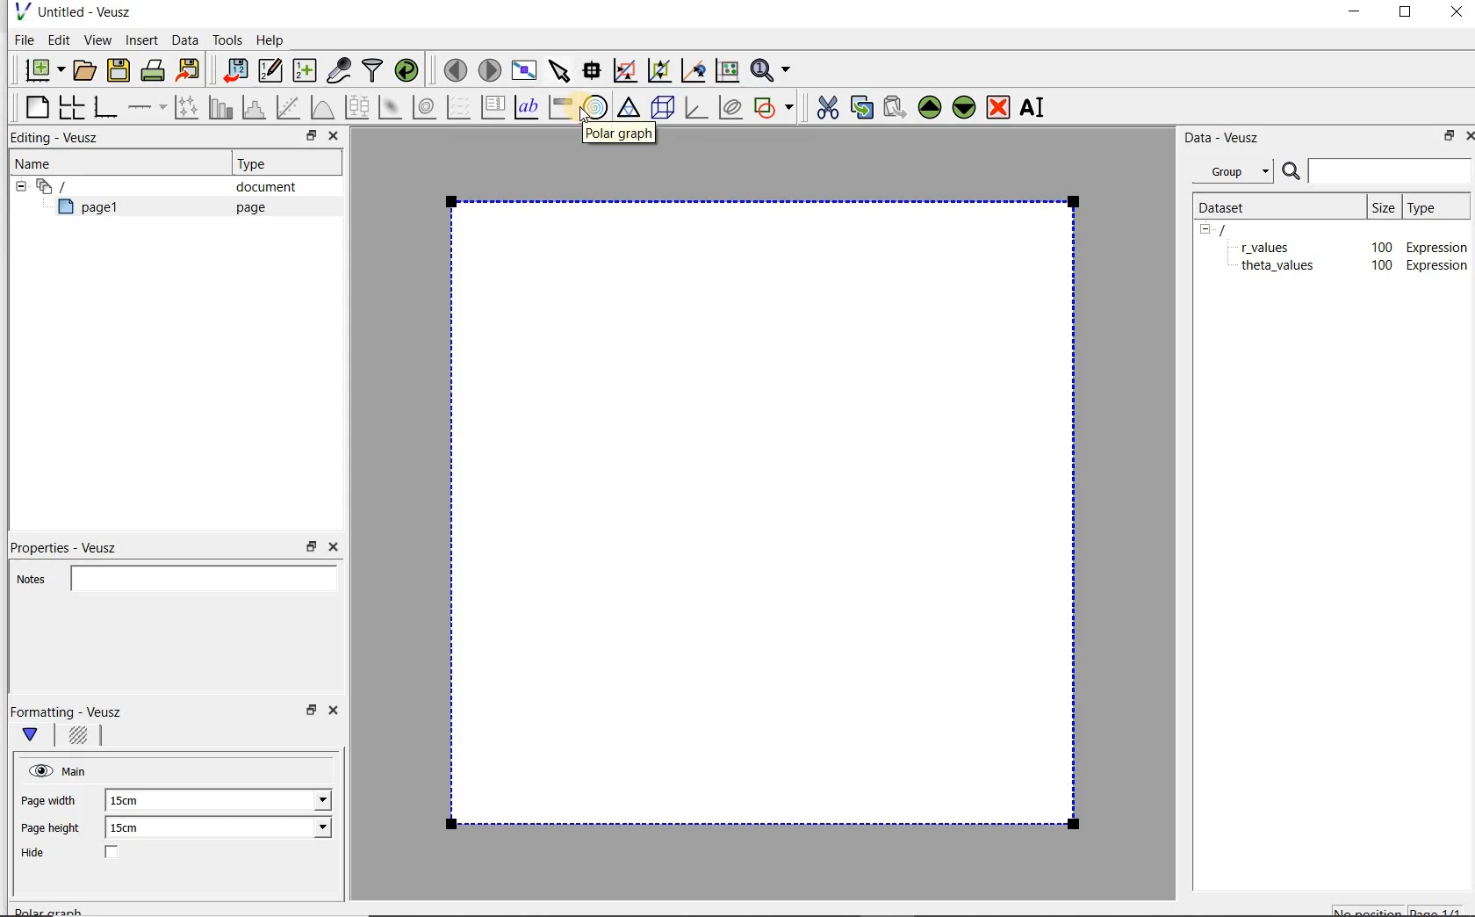 Image resolution: width=1475 pixels, height=917 pixels. What do you see at coordinates (21, 40) in the screenshot?
I see `File` at bounding box center [21, 40].